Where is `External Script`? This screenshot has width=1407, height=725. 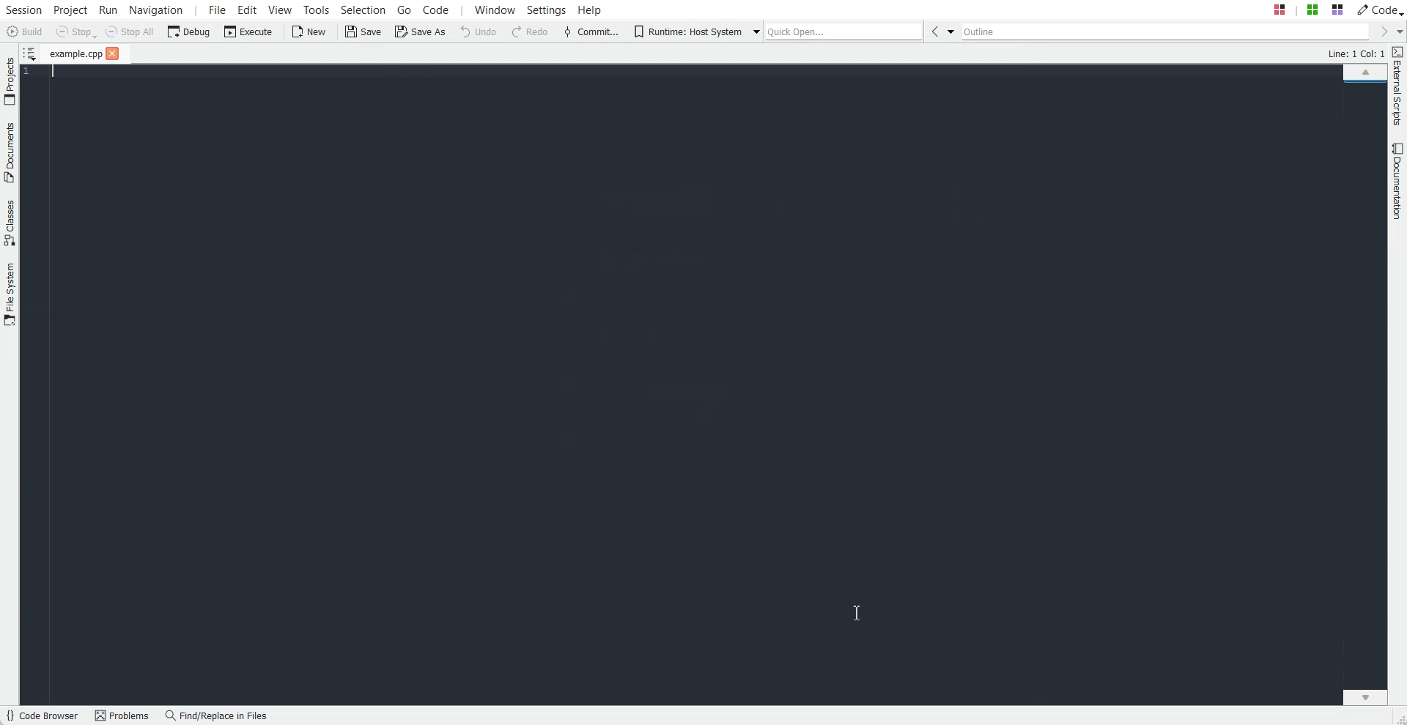 External Script is located at coordinates (1398, 87).